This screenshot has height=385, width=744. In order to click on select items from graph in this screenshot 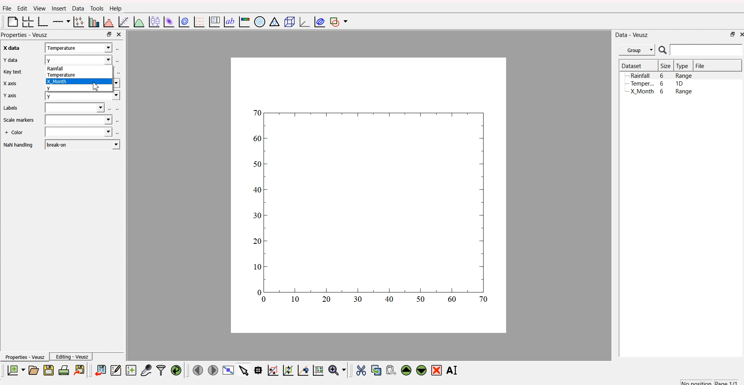, I will do `click(243, 371)`.